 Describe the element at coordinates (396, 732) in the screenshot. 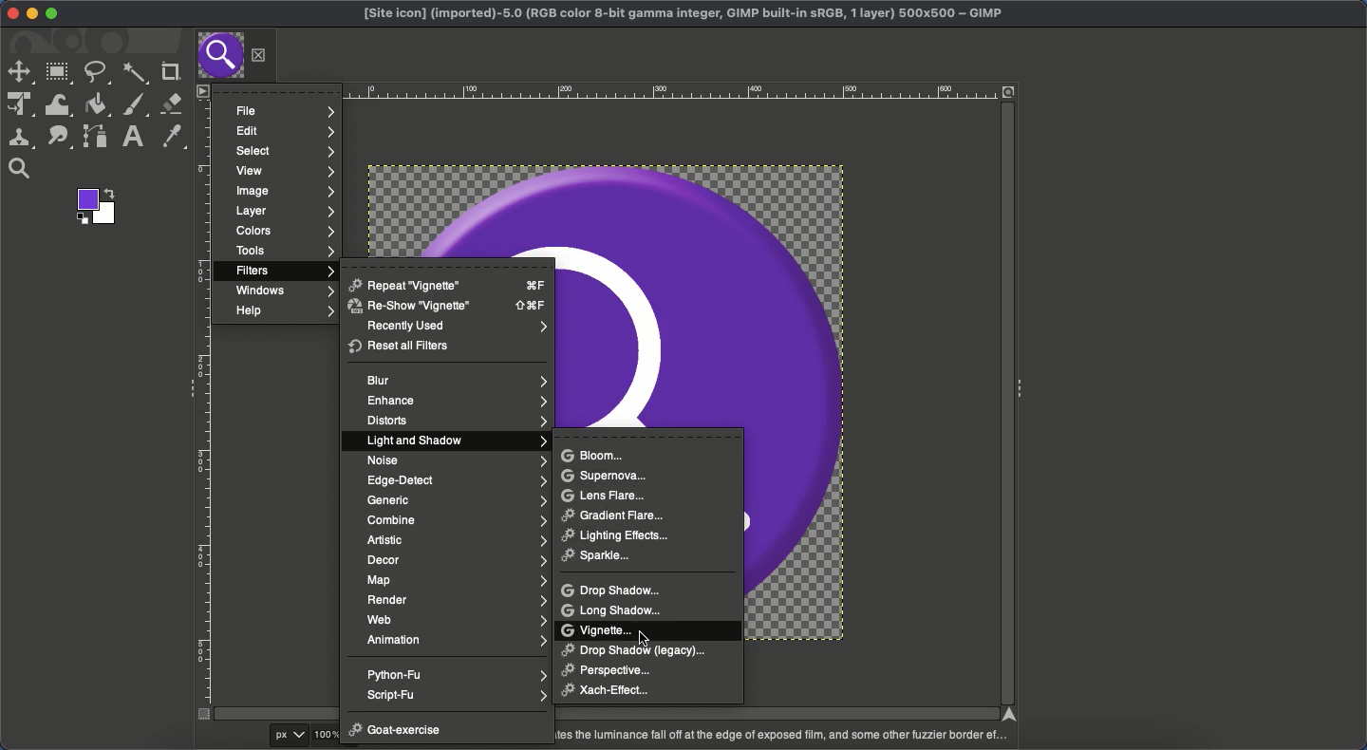

I see `Goat exercise` at that location.